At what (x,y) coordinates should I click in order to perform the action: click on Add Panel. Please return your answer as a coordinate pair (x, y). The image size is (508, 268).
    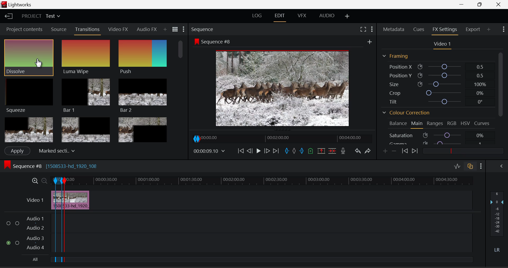
    Looking at the image, I should click on (489, 30).